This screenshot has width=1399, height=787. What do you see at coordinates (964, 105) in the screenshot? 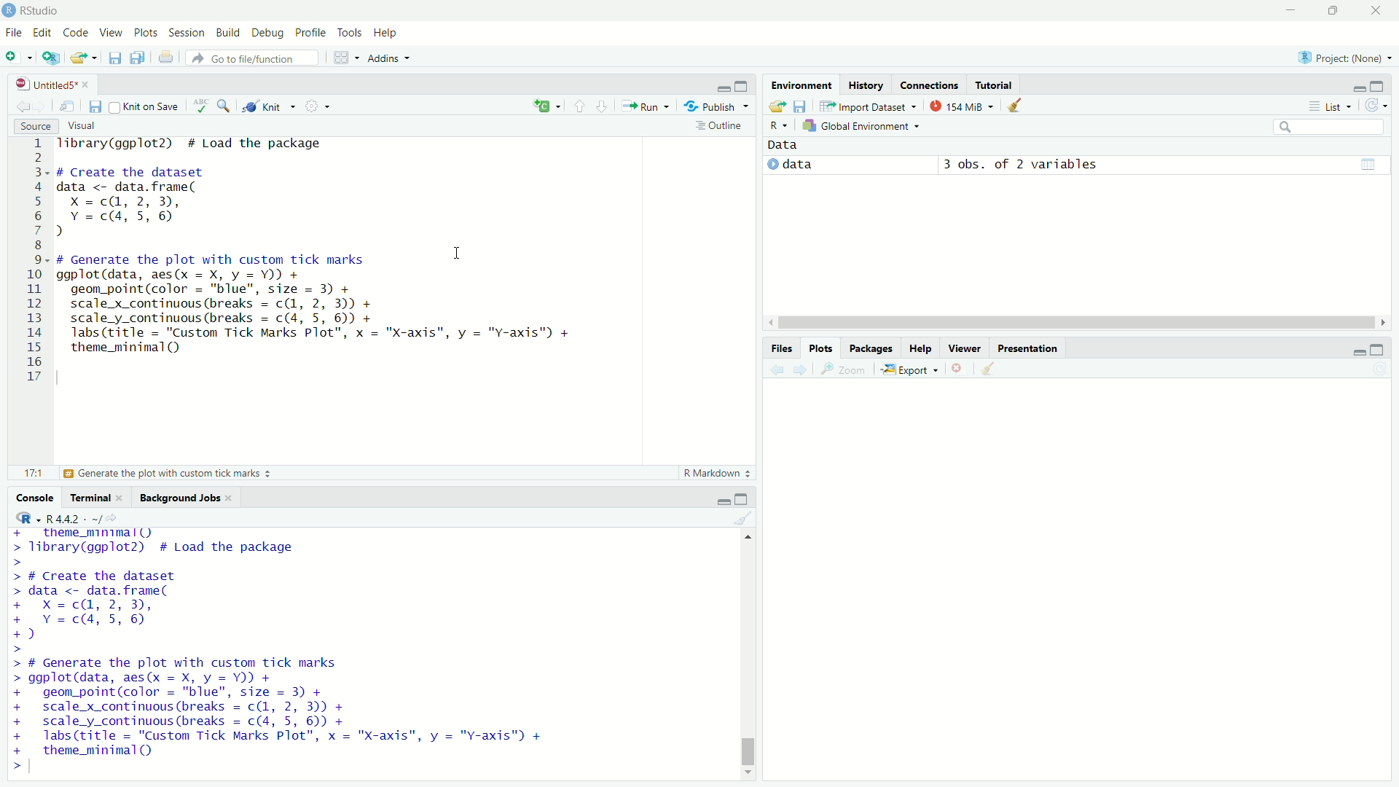
I see `154 MiB` at bounding box center [964, 105].